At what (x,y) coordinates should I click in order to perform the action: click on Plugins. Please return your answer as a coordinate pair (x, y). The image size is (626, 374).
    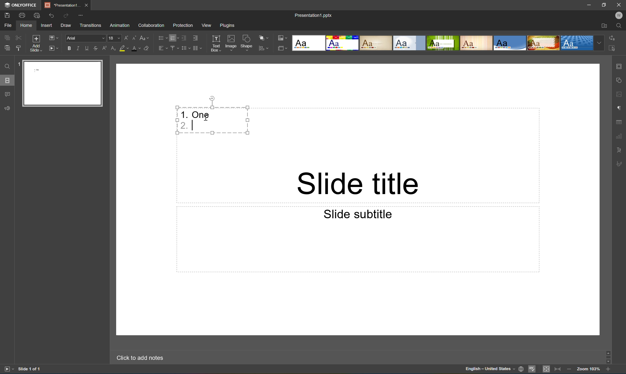
    Looking at the image, I should click on (226, 26).